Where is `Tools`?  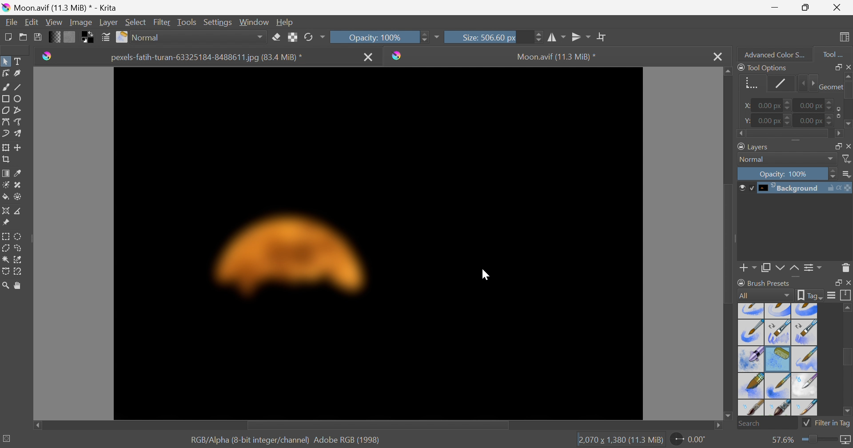 Tools is located at coordinates (186, 23).